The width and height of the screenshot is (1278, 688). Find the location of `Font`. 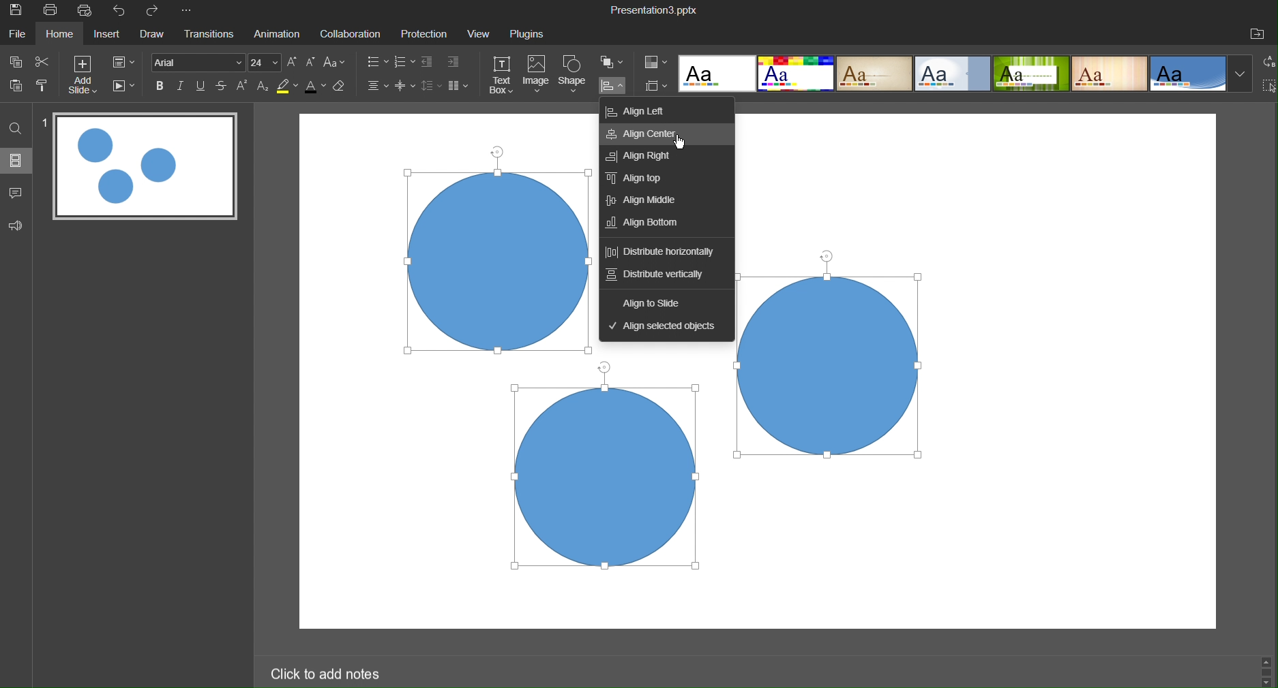

Font is located at coordinates (198, 62).